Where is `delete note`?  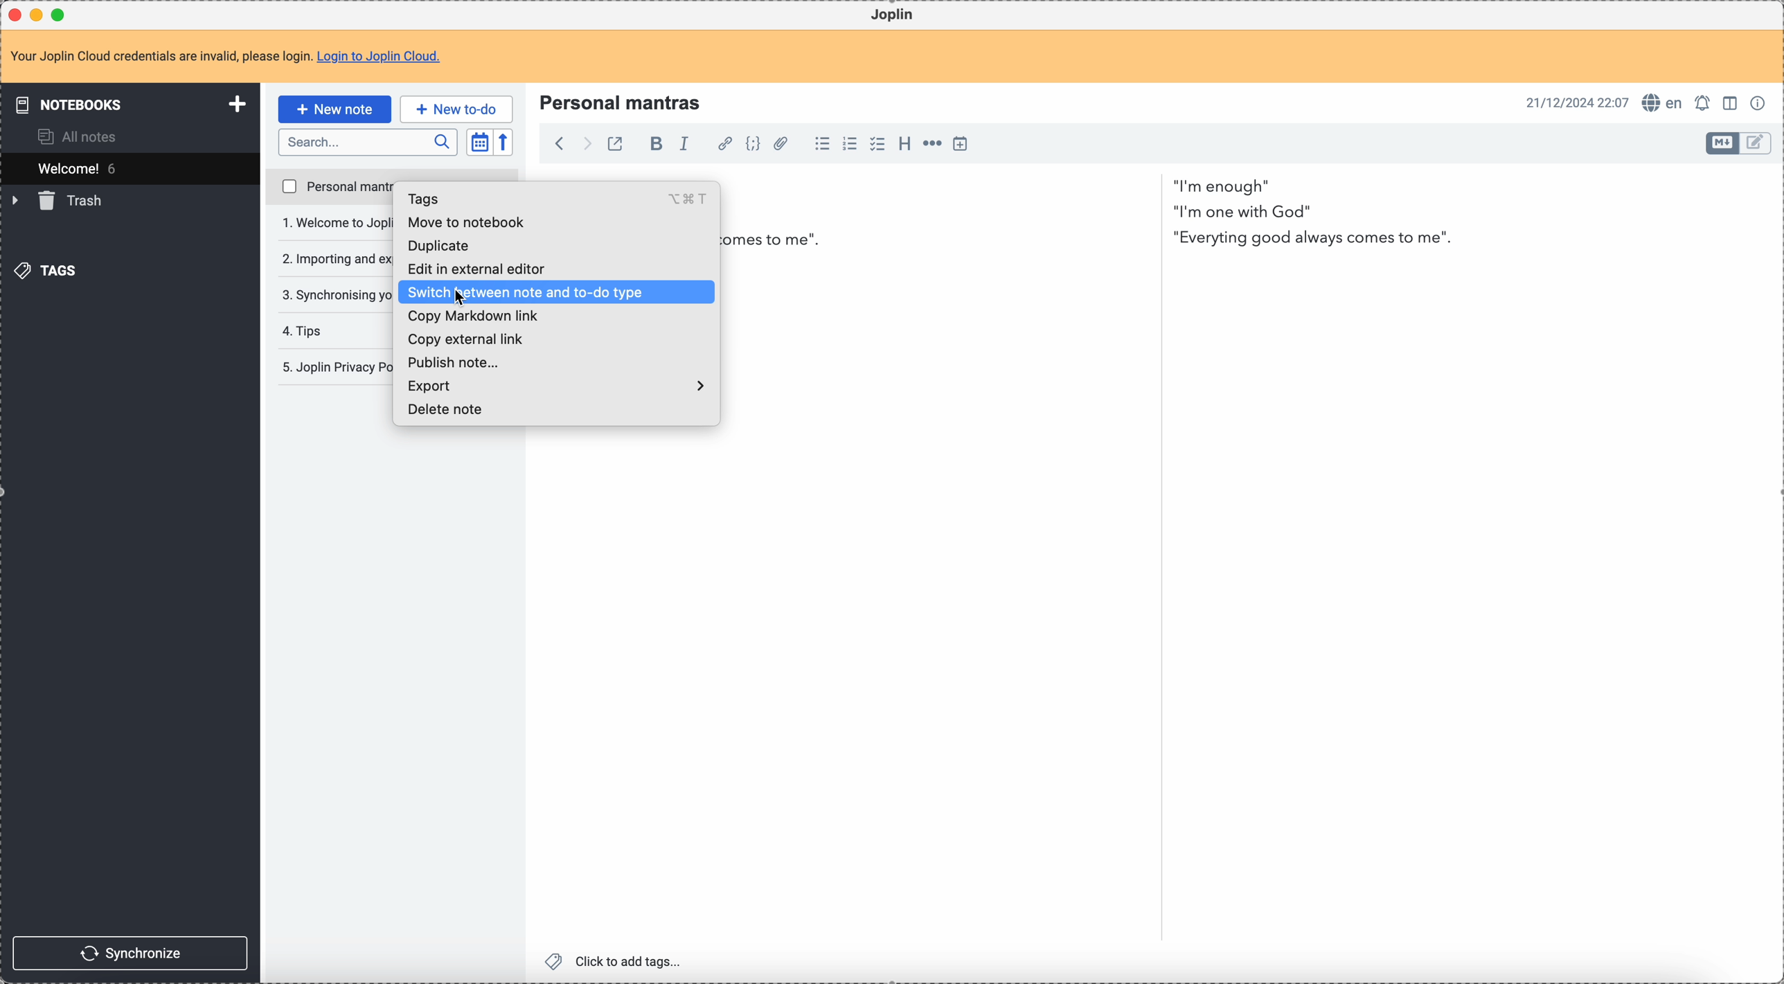
delete note is located at coordinates (449, 410).